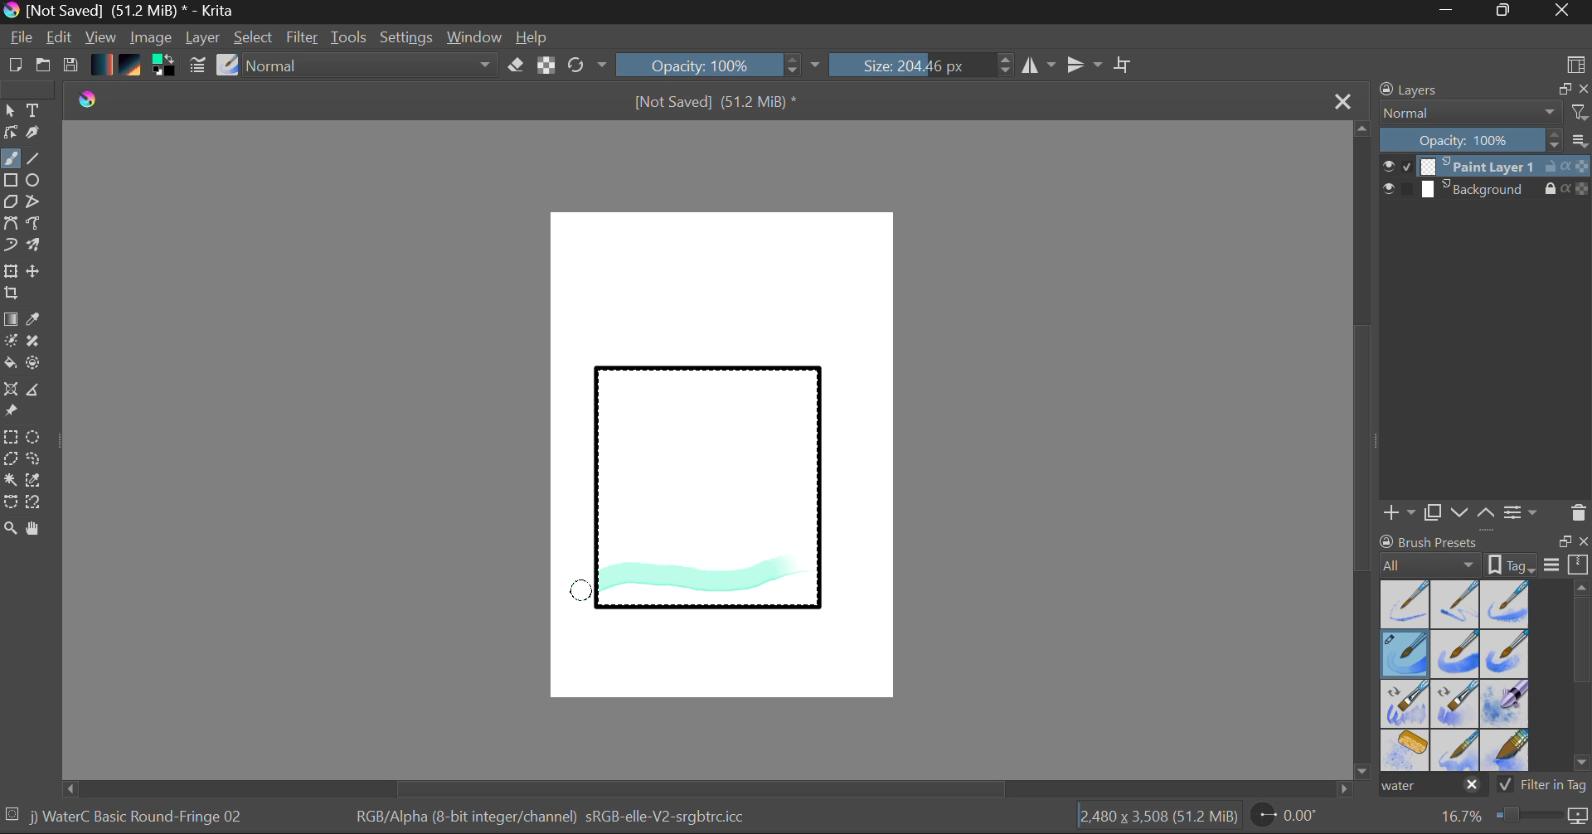  Describe the element at coordinates (11, 530) in the screenshot. I see `Zoom` at that location.